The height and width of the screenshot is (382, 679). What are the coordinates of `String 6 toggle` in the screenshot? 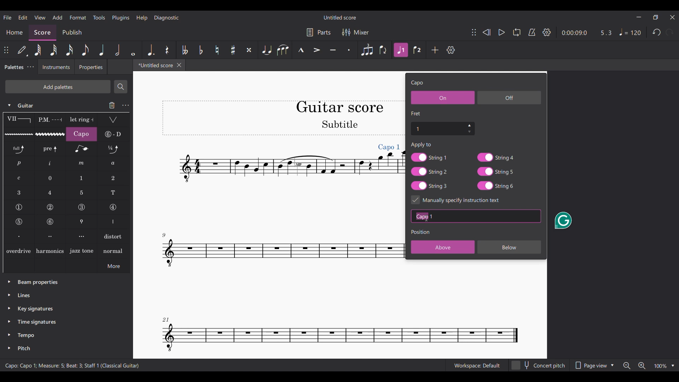 It's located at (496, 186).